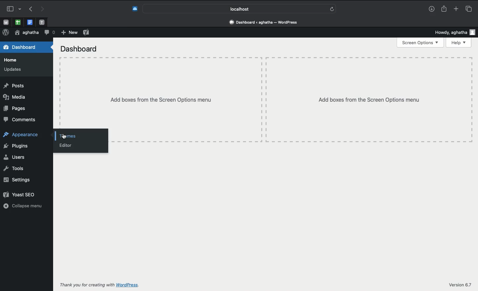 Image resolution: width=478 pixels, height=291 pixels. I want to click on Share, so click(443, 8).